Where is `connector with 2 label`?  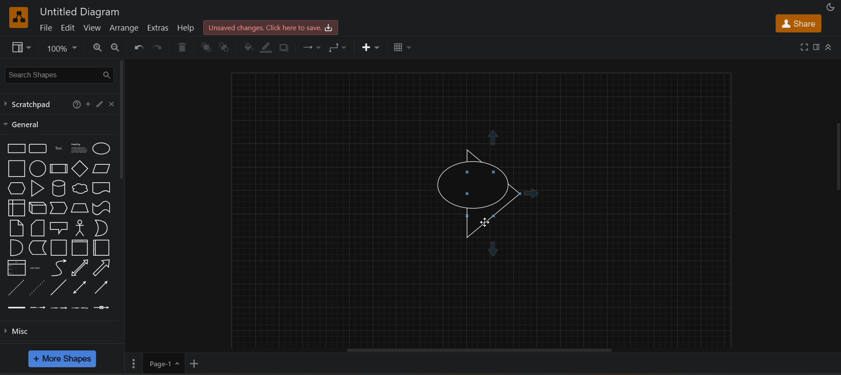
connector with 2 label is located at coordinates (59, 308).